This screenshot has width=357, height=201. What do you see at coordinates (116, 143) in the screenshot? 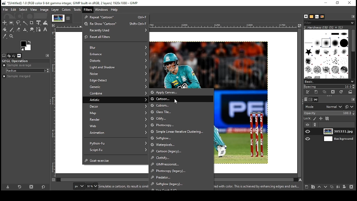
I see `python fu` at bounding box center [116, 143].